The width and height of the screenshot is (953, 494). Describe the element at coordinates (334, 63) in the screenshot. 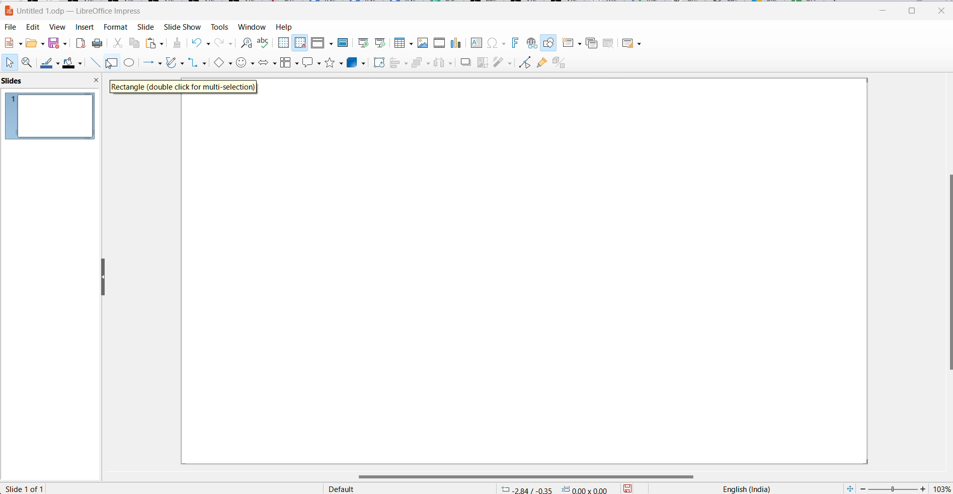

I see `star shapes` at that location.